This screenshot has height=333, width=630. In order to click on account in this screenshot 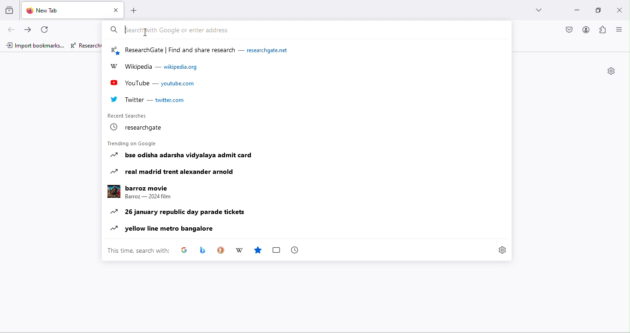, I will do `click(584, 30)`.